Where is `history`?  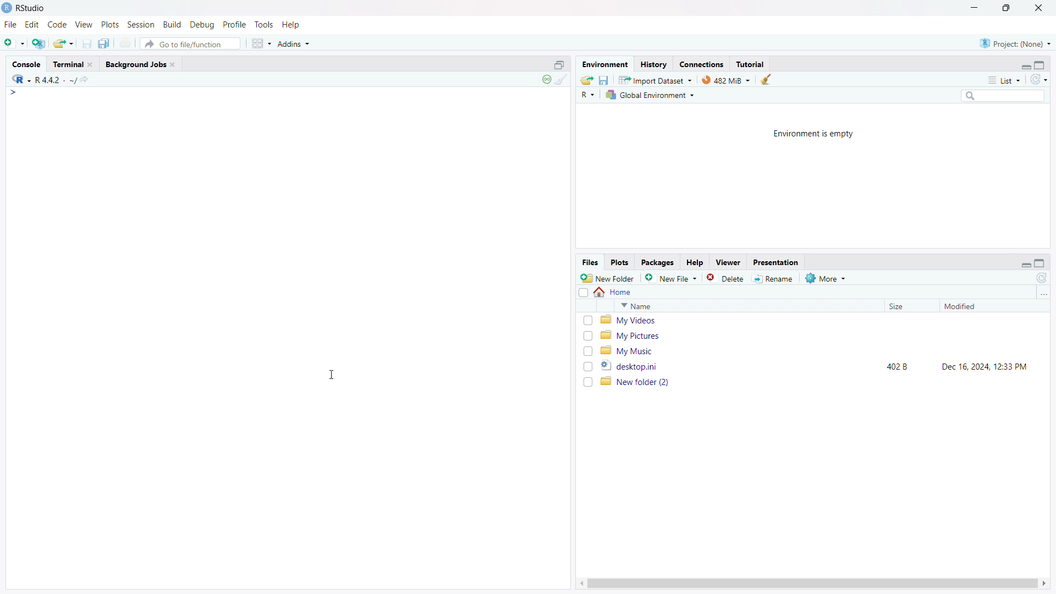
history is located at coordinates (653, 64).